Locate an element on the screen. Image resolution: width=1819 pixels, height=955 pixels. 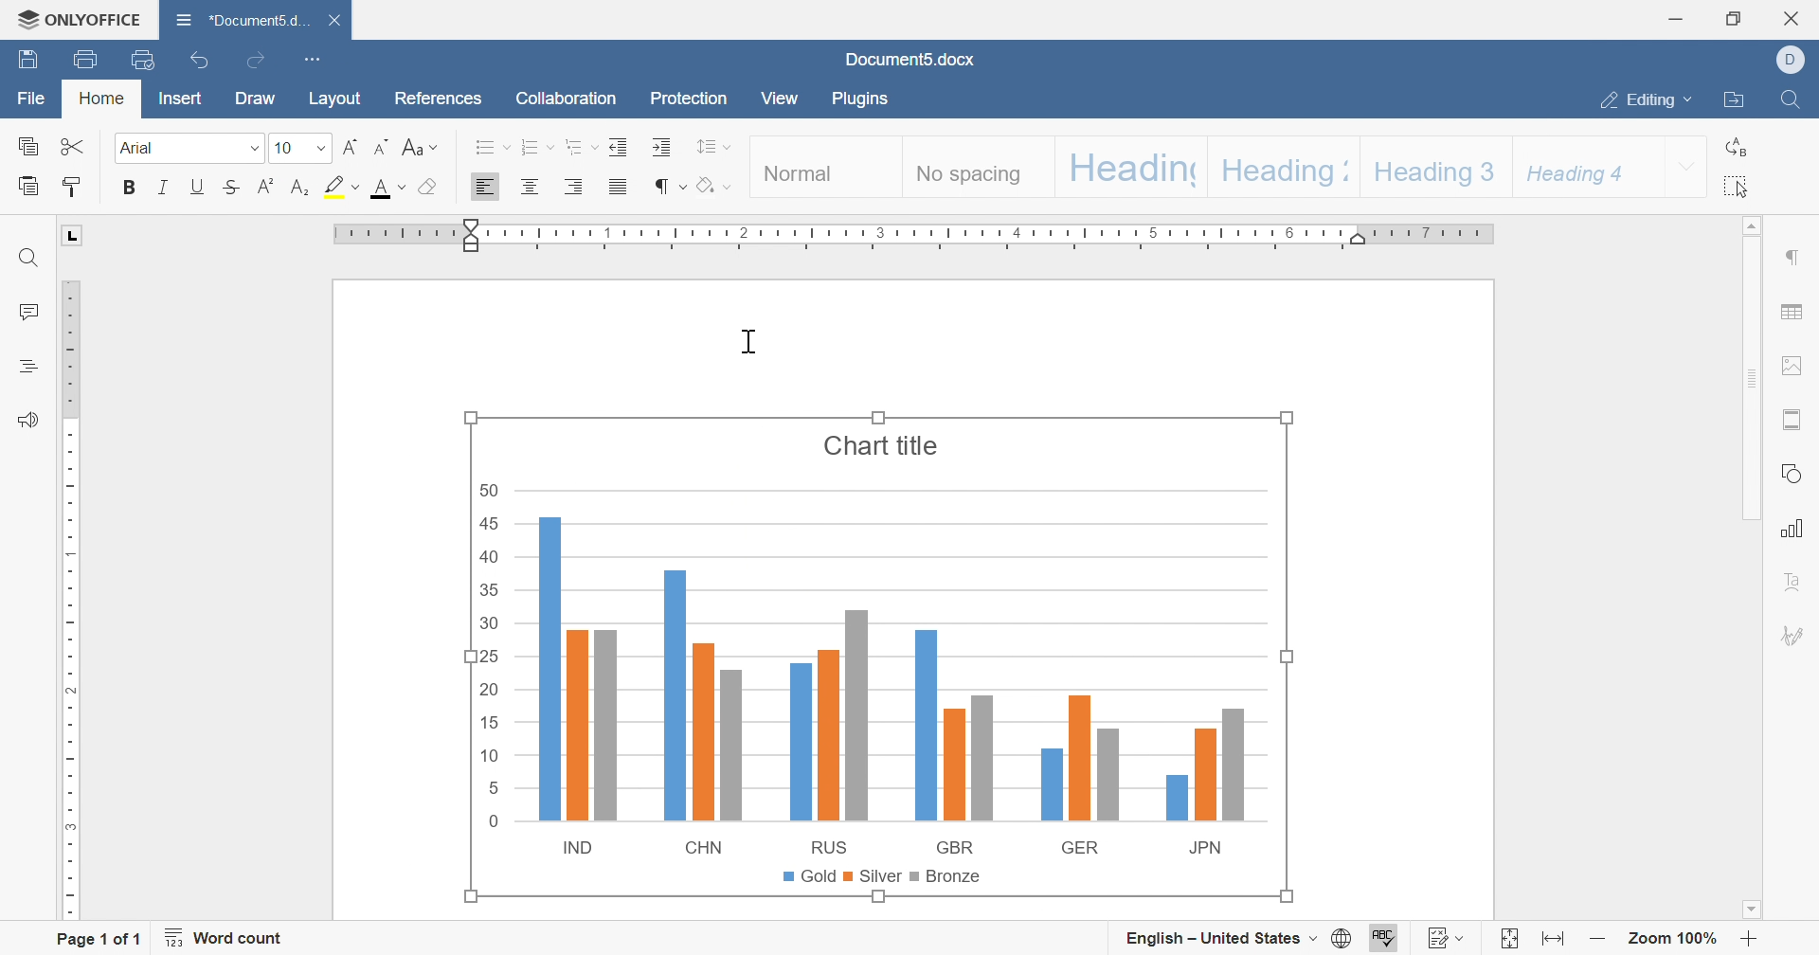
strikethrough is located at coordinates (231, 187).